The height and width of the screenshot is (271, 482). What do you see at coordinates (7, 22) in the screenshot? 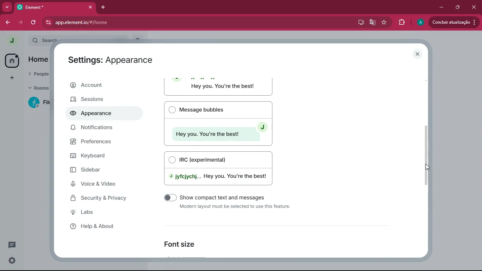
I see `back` at bounding box center [7, 22].